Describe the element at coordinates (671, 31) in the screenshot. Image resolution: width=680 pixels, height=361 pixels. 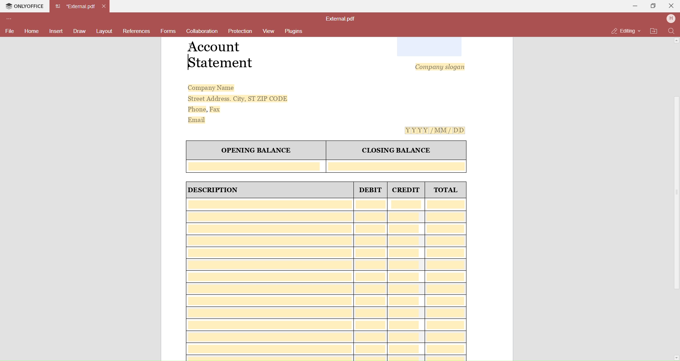
I see `Find` at that location.